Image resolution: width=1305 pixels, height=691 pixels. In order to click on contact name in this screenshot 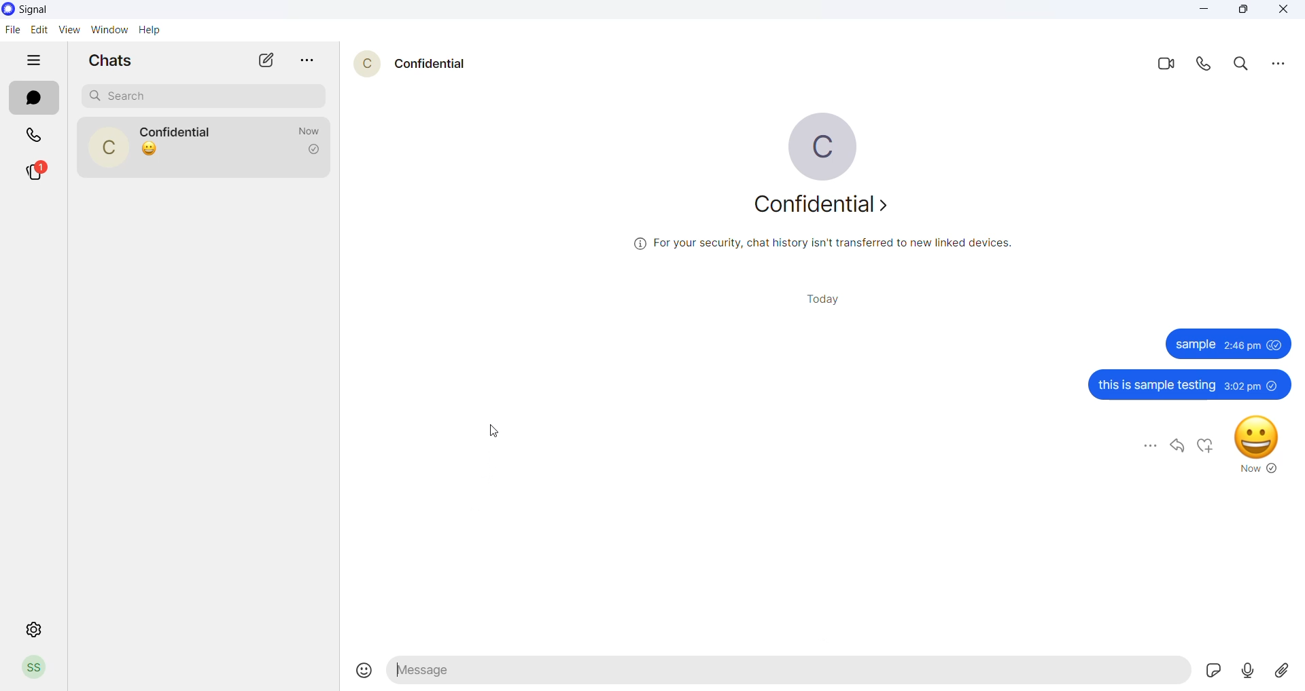, I will do `click(434, 64)`.